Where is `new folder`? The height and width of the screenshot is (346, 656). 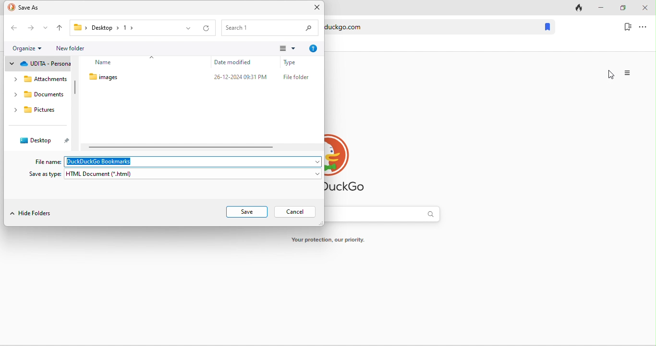
new folder is located at coordinates (73, 48).